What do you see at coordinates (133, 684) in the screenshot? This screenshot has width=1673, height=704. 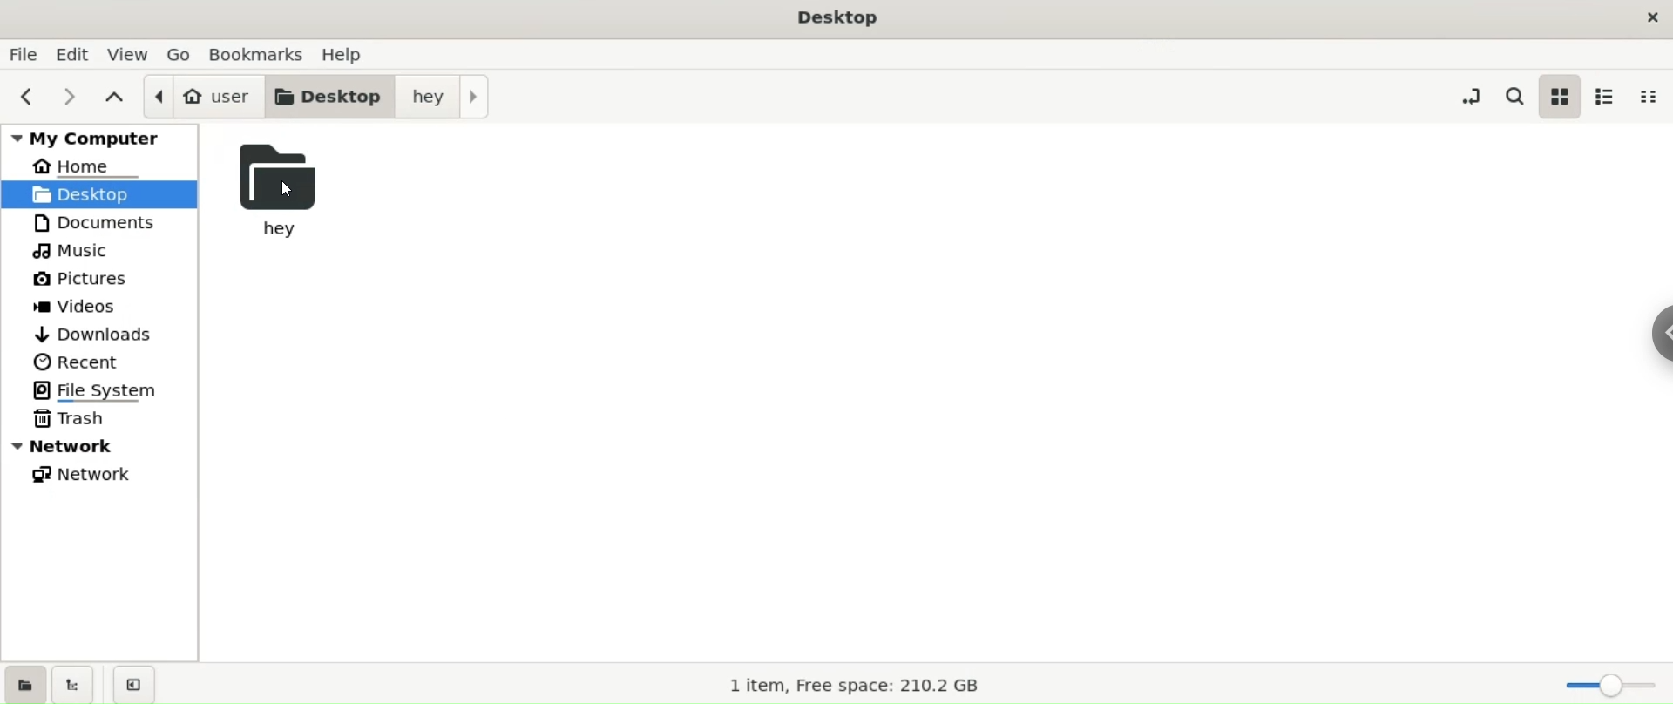 I see `close sidebar` at bounding box center [133, 684].